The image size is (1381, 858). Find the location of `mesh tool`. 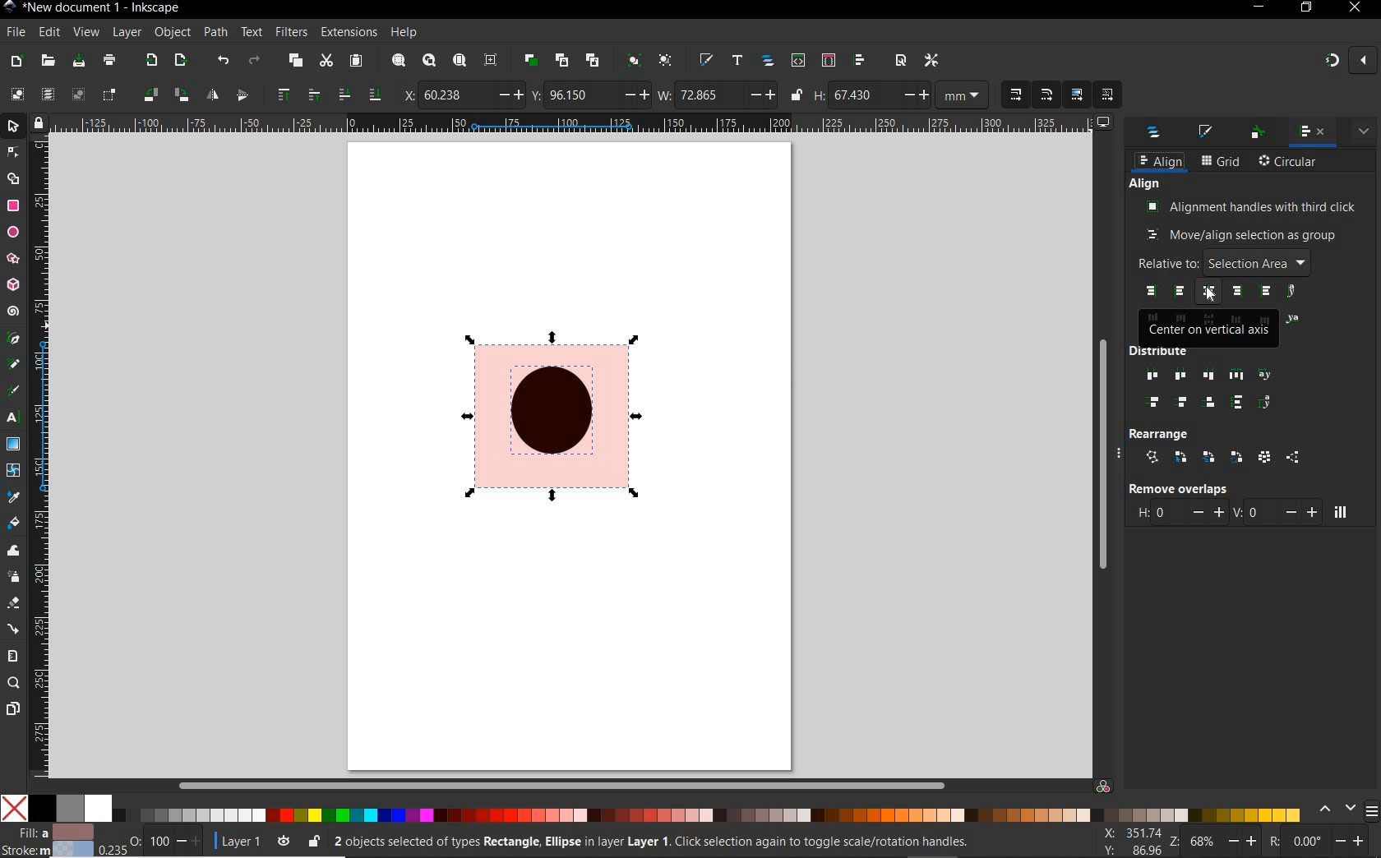

mesh tool is located at coordinates (13, 470).